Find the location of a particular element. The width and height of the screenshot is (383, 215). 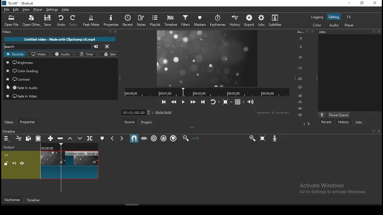

Audio Level is located at coordinates (302, 73).